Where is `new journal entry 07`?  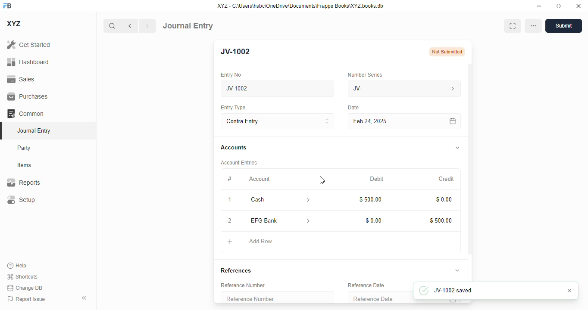 new journal entry 07 is located at coordinates (278, 88).